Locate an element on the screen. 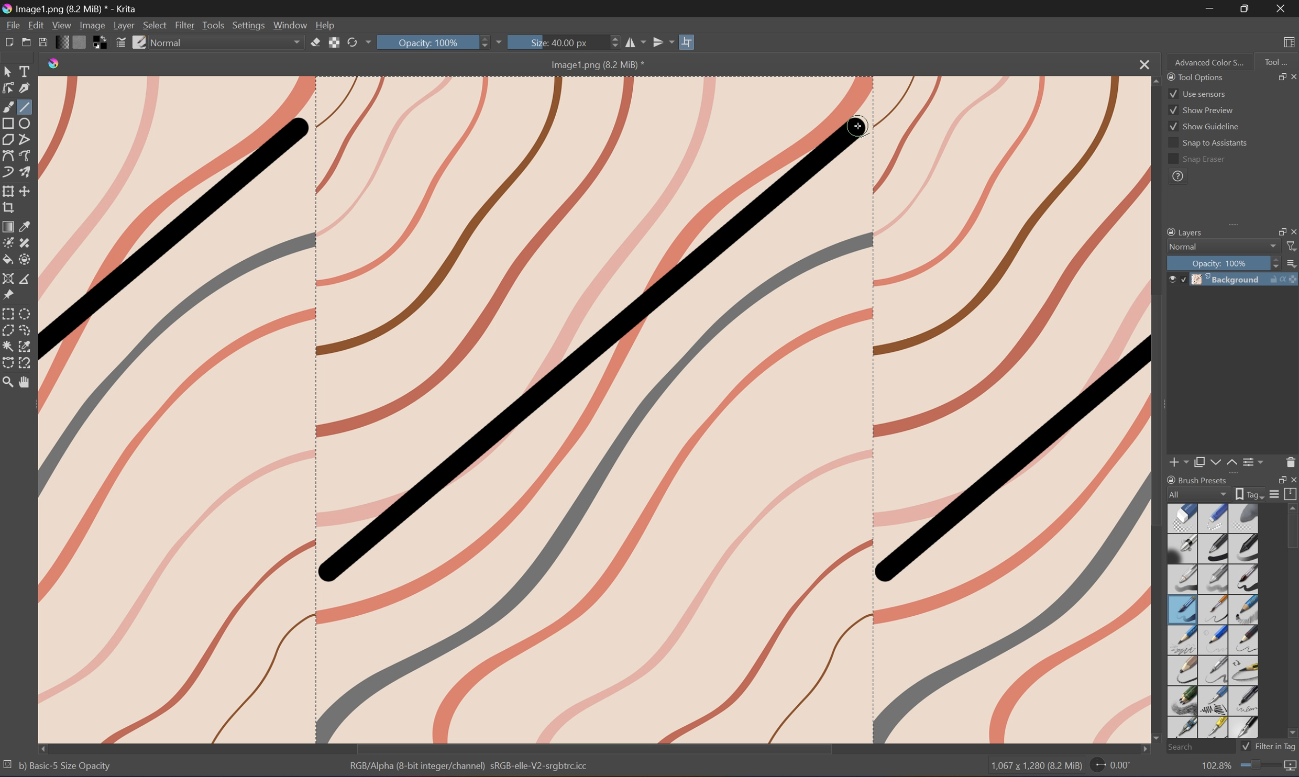 The image size is (1299, 777). Scroll Left is located at coordinates (45, 747).